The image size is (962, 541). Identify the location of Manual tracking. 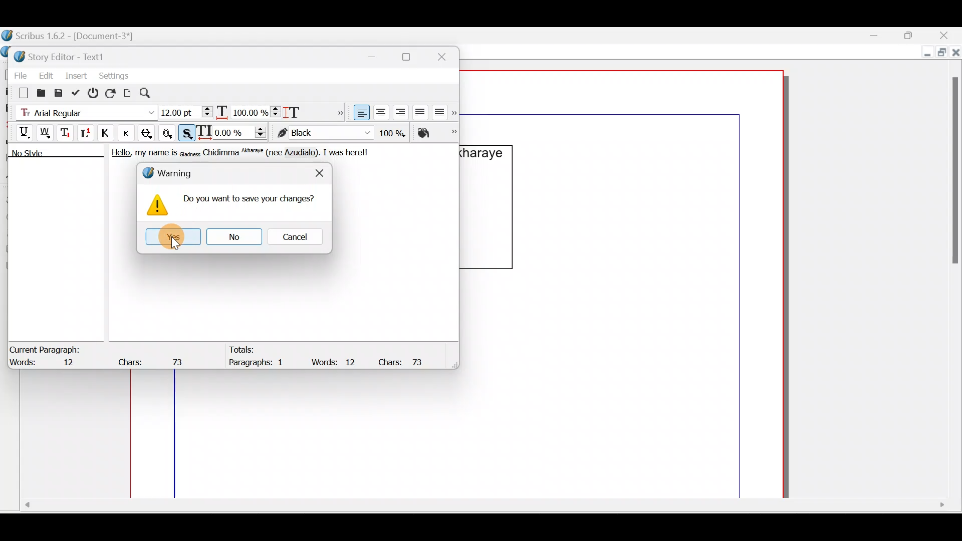
(234, 132).